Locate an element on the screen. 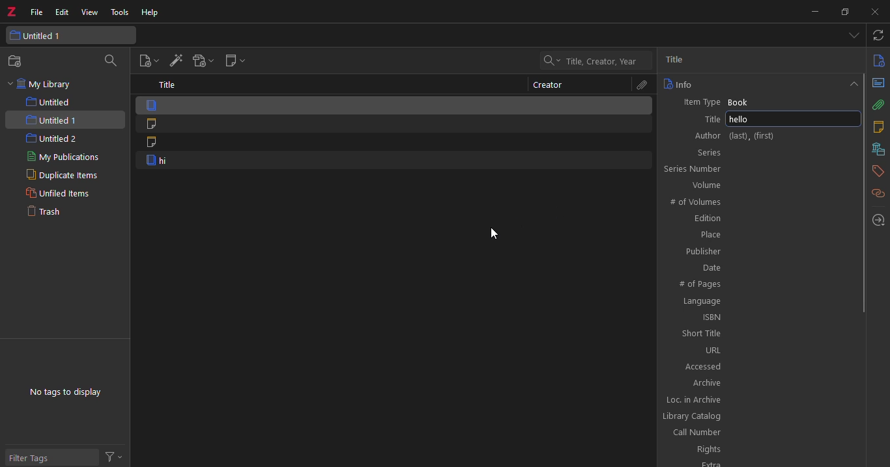  Title: hello is located at coordinates (756, 119).